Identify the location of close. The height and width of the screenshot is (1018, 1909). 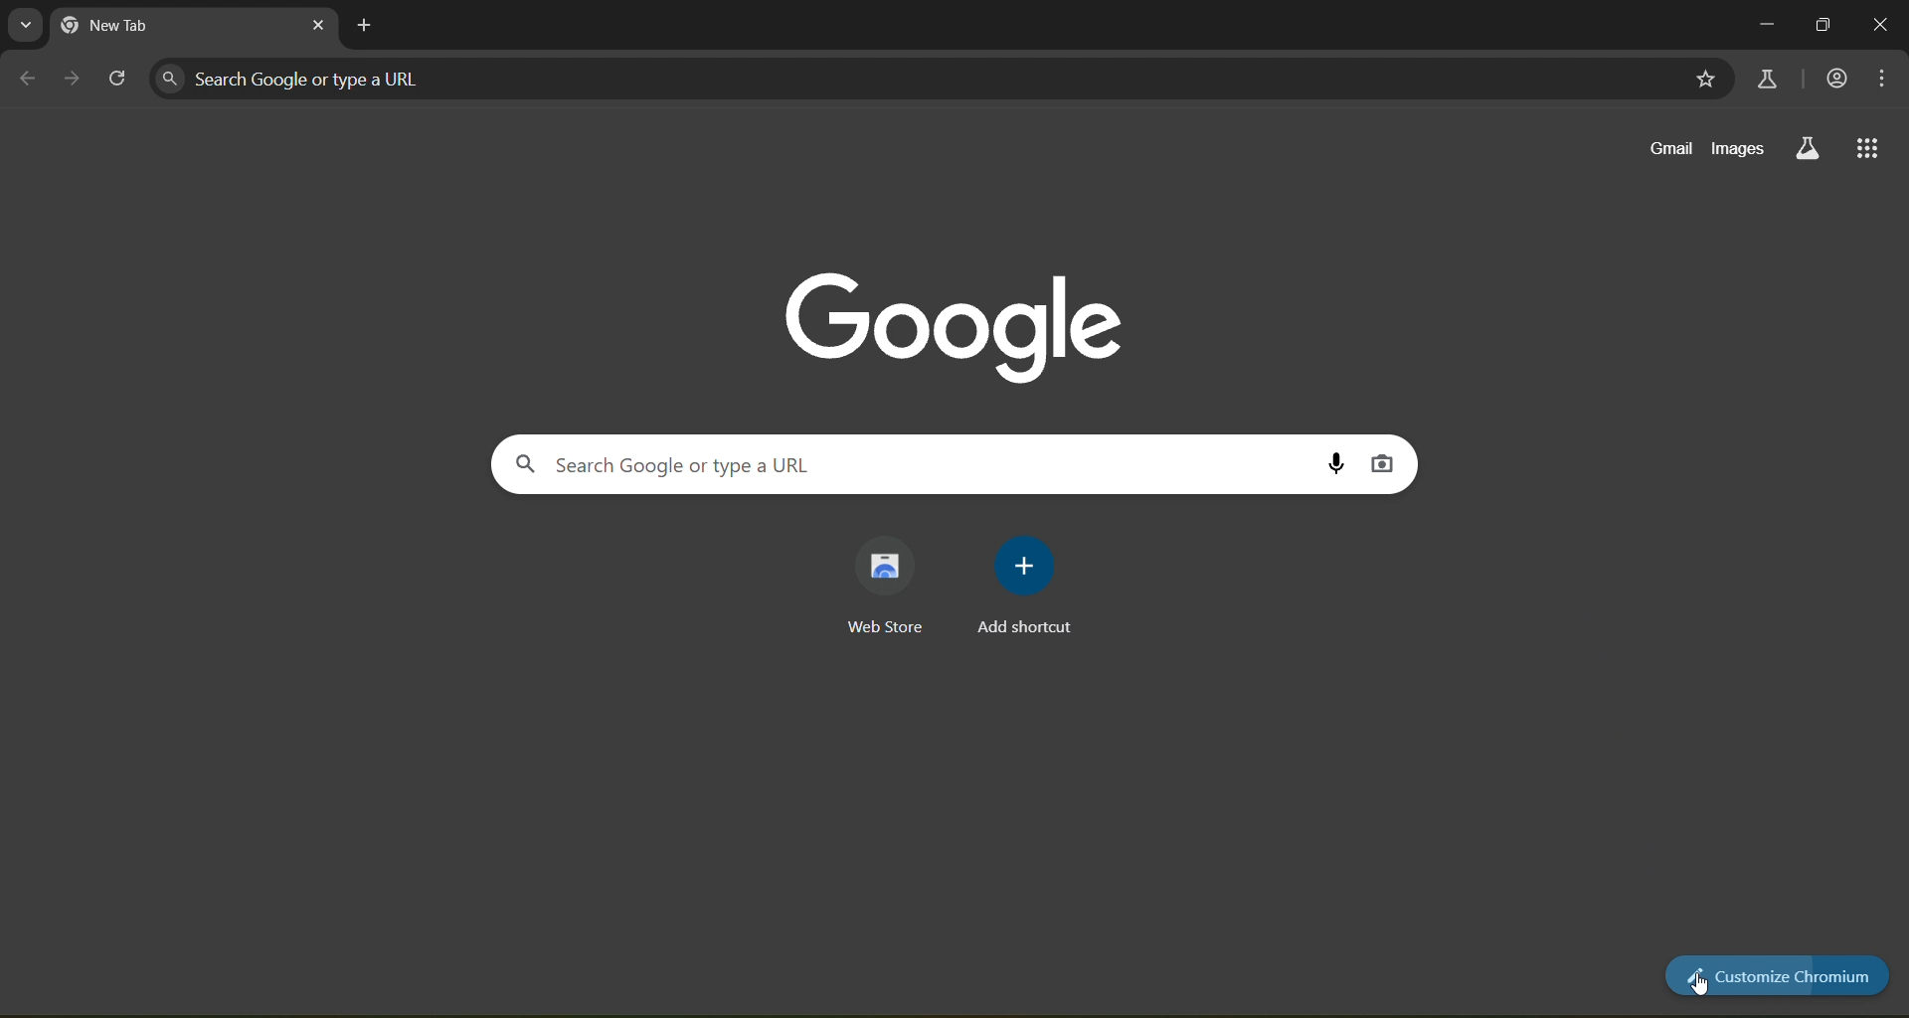
(1882, 26).